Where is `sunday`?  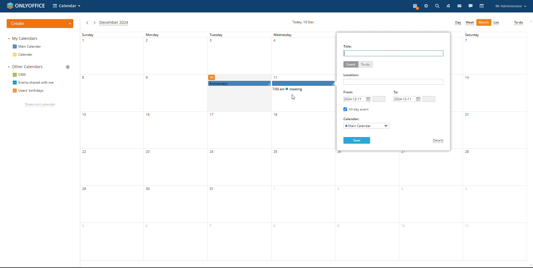 sunday is located at coordinates (111, 146).